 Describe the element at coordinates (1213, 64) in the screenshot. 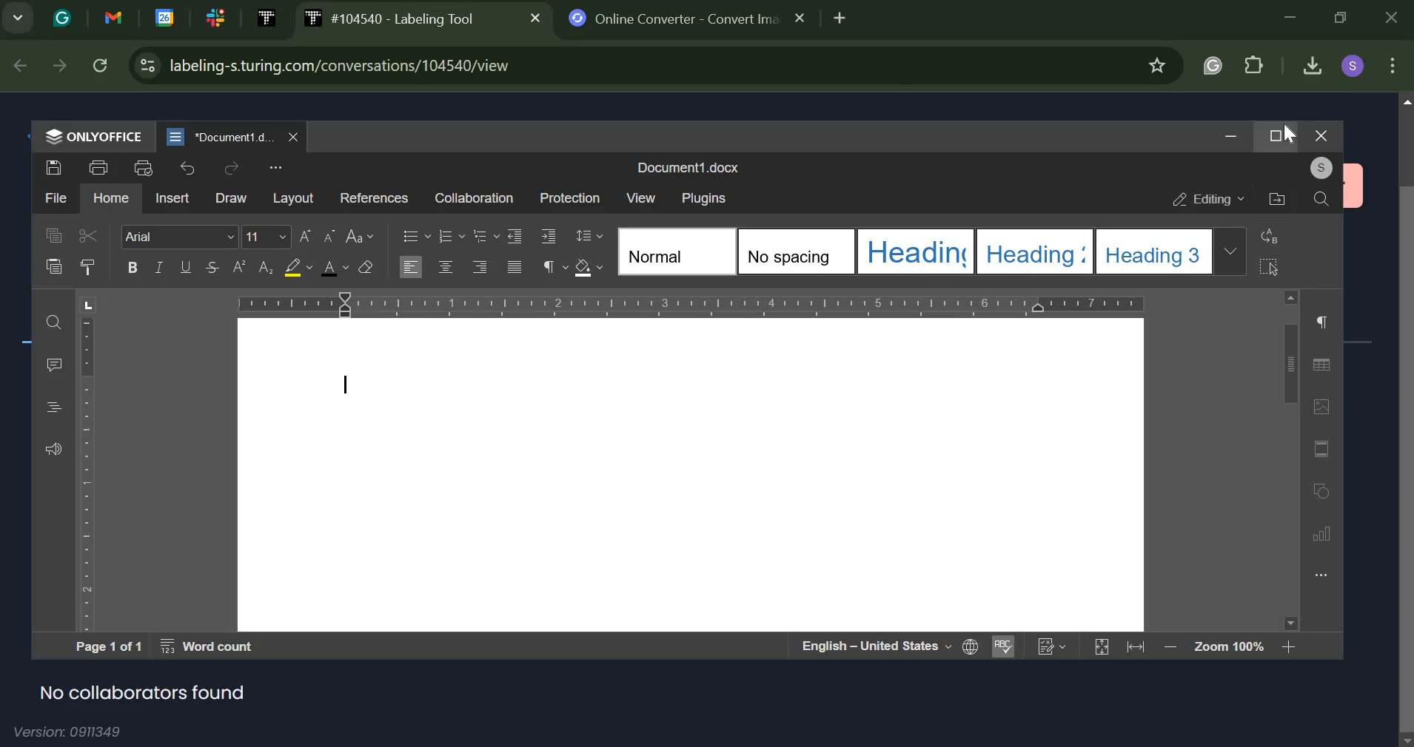

I see `Grammarly` at that location.